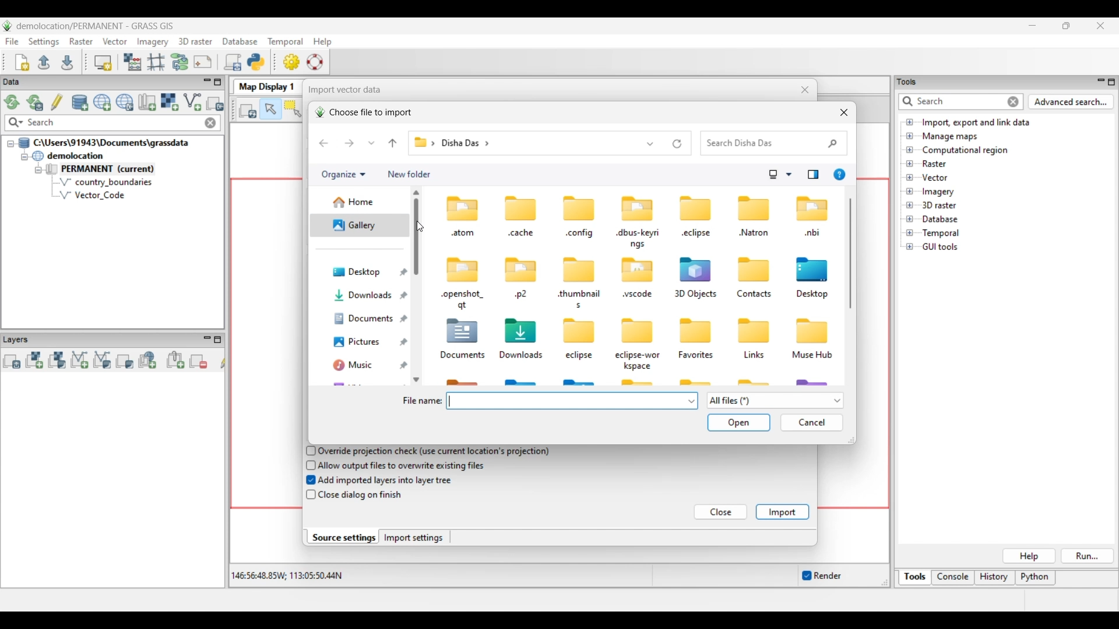 Image resolution: width=1119 pixels, height=629 pixels. What do you see at coordinates (738, 423) in the screenshot?
I see `Save and open inputs` at bounding box center [738, 423].